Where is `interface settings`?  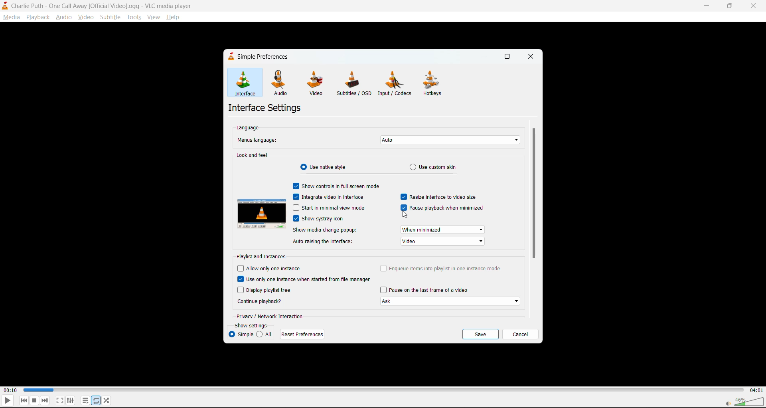
interface settings is located at coordinates (264, 108).